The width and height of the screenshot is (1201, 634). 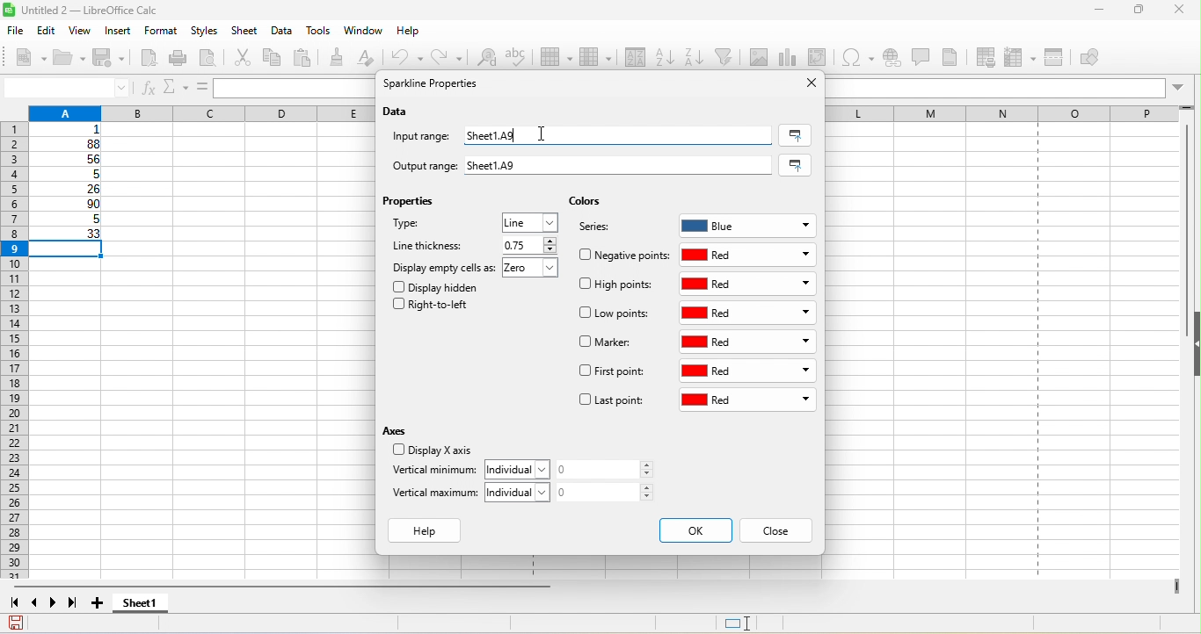 What do you see at coordinates (695, 530) in the screenshot?
I see `ok` at bounding box center [695, 530].